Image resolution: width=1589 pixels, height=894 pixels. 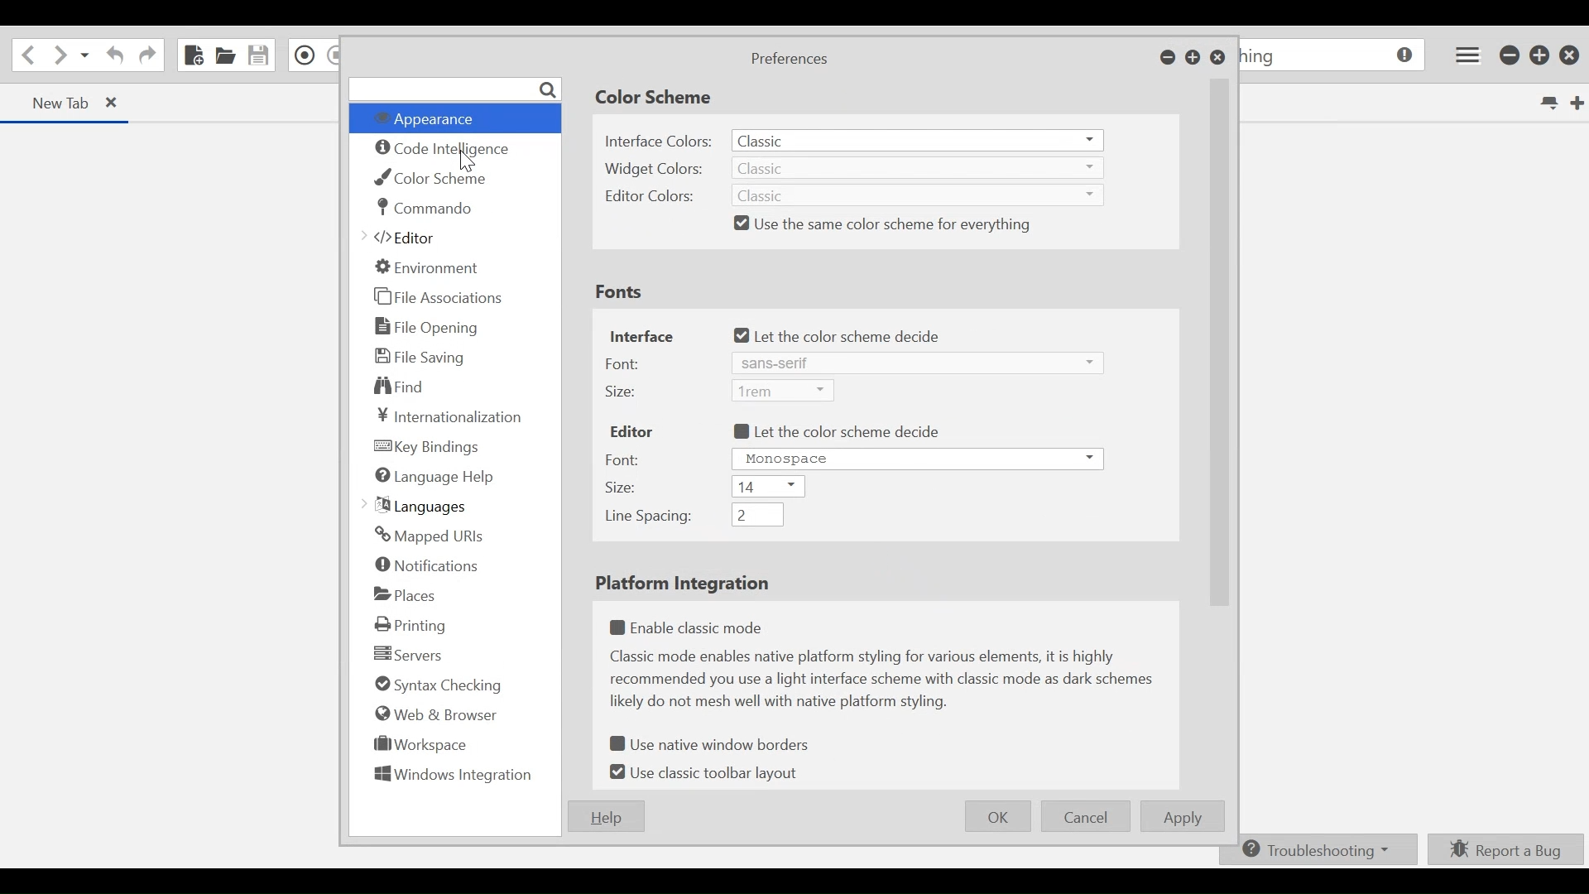 I want to click on Size:, so click(x=623, y=391).